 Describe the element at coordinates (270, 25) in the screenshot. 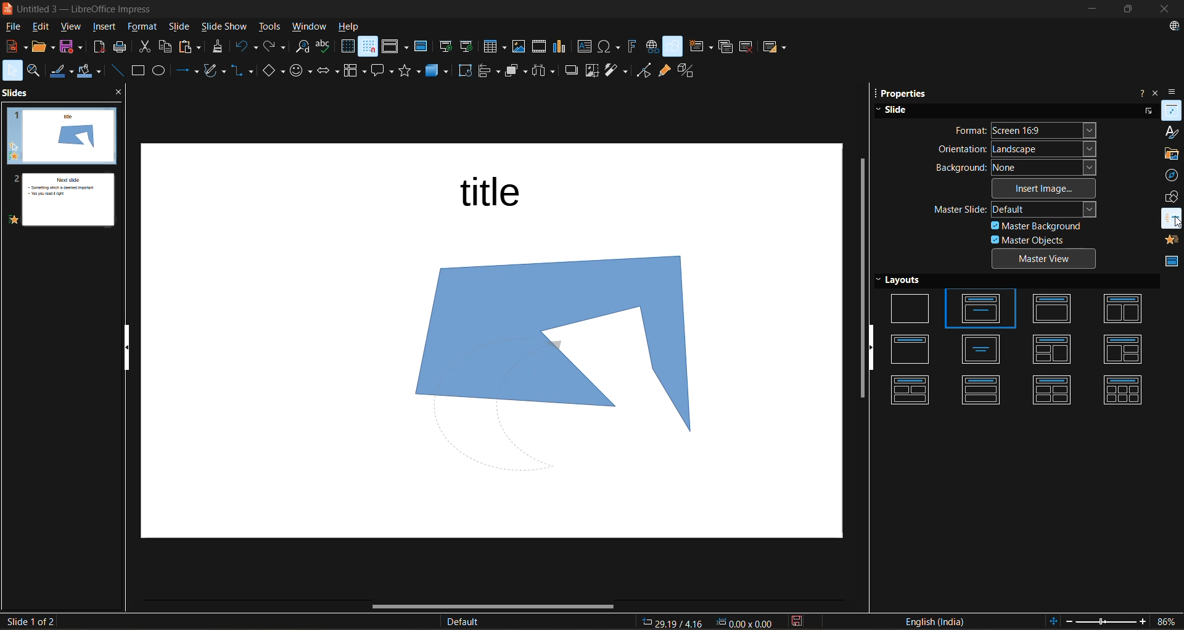

I see `tools` at that location.